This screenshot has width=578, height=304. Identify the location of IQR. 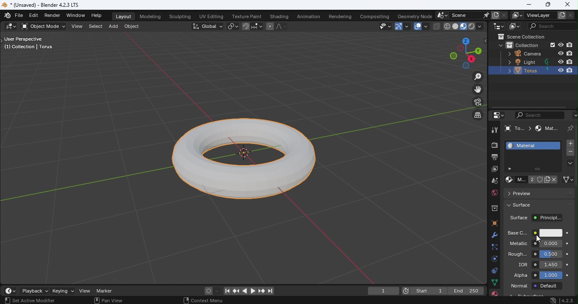
(537, 265).